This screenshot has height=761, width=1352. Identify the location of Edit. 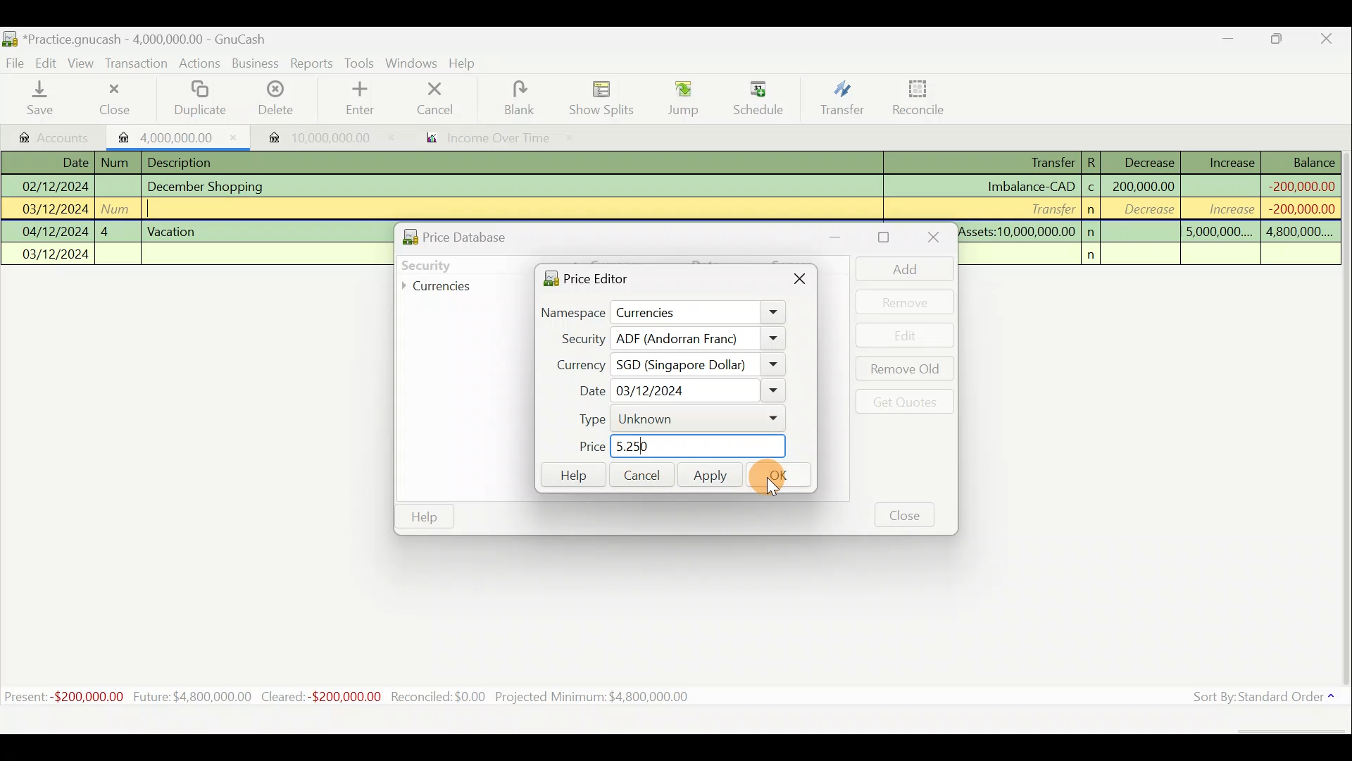
(49, 63).